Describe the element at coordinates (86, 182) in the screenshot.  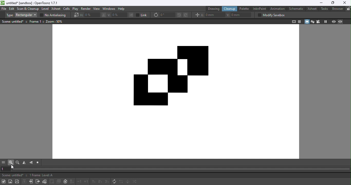
I see `Increase step` at that location.